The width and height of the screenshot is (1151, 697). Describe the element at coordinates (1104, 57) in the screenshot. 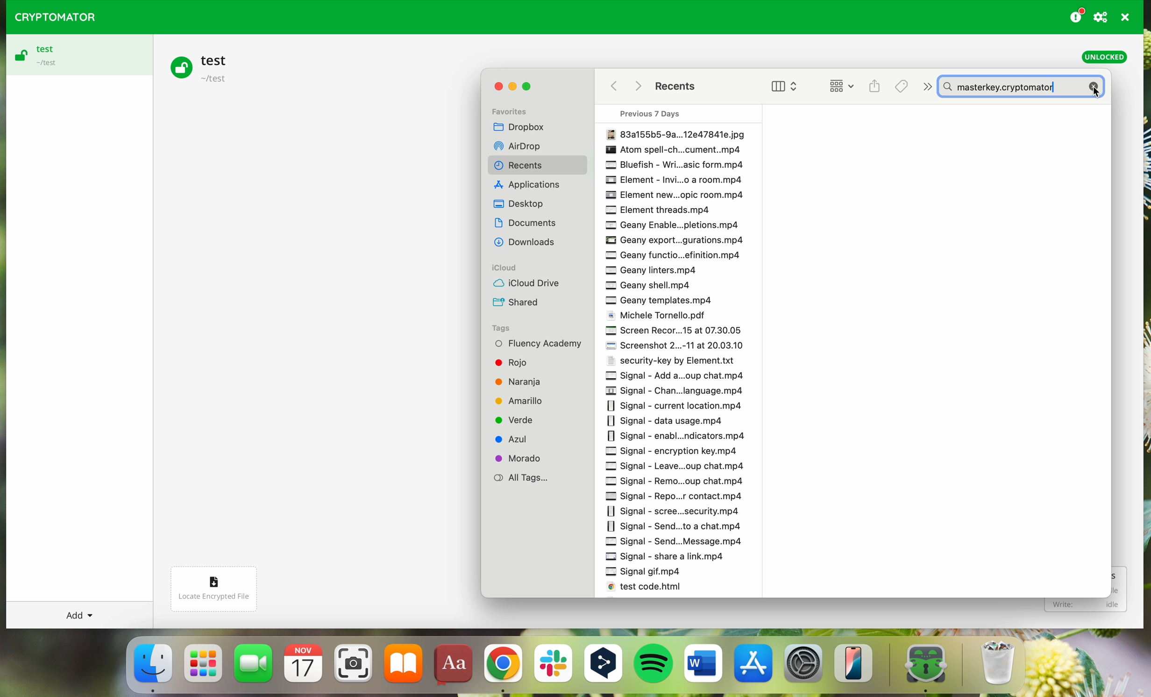

I see `unlocked` at that location.